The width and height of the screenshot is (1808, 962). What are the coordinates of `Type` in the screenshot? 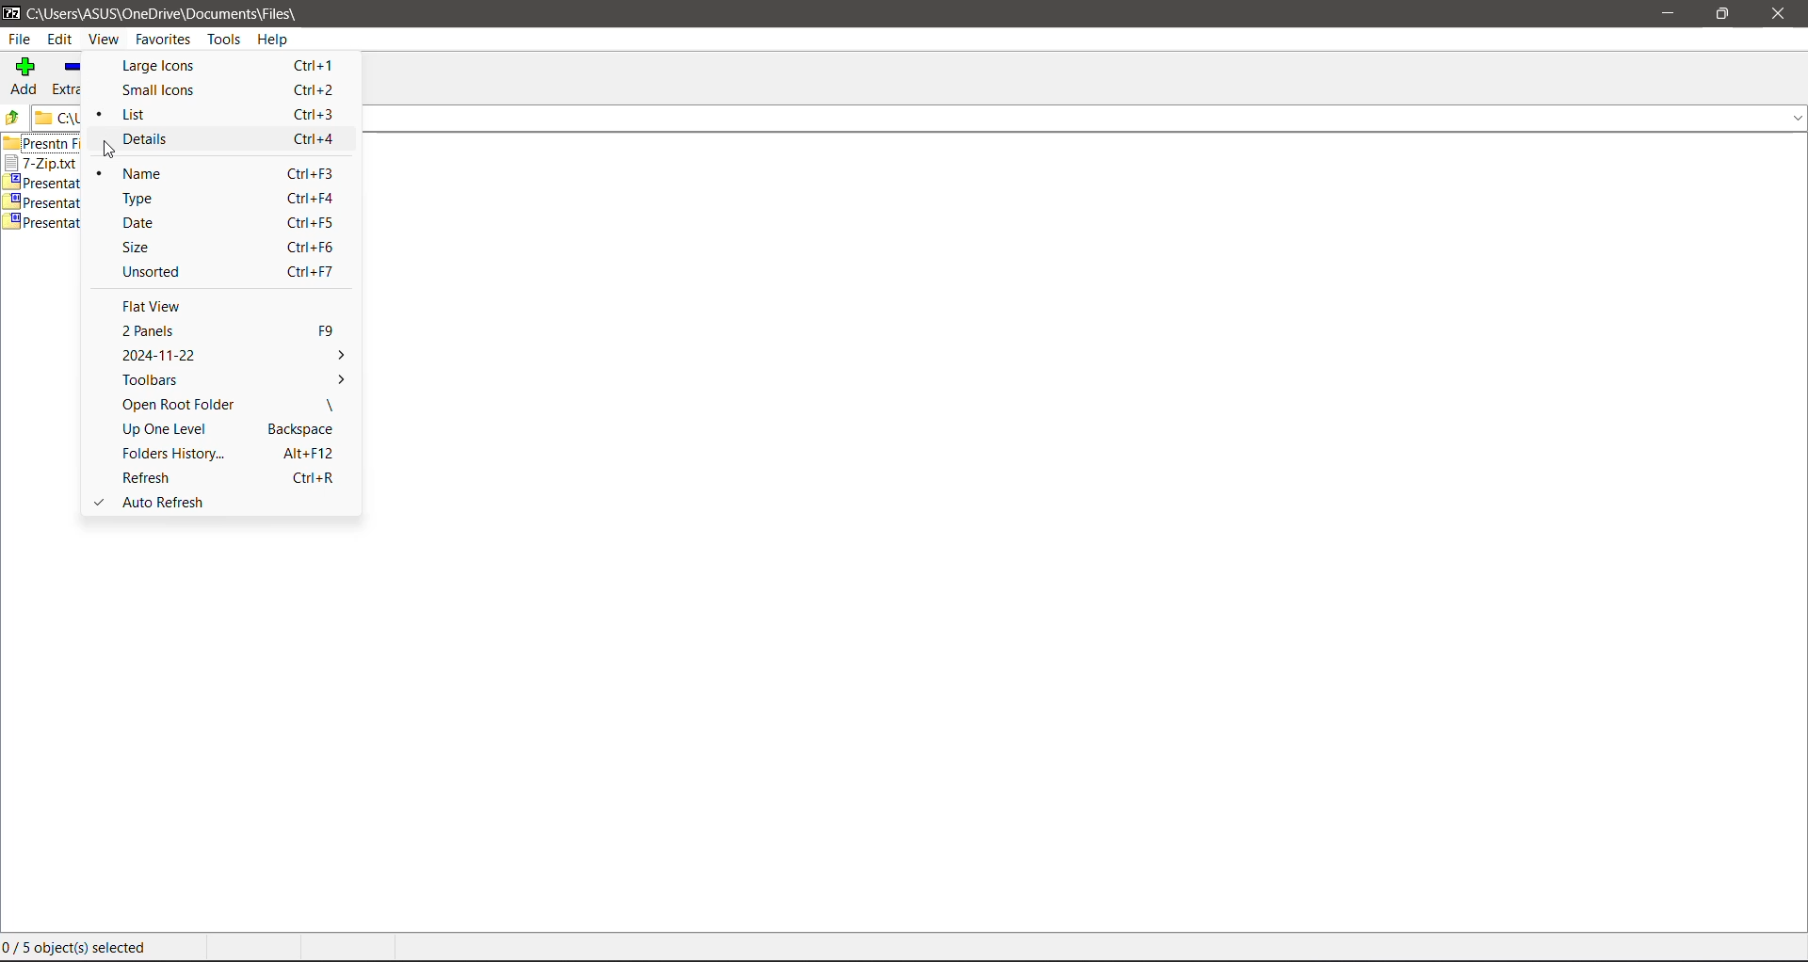 It's located at (230, 200).